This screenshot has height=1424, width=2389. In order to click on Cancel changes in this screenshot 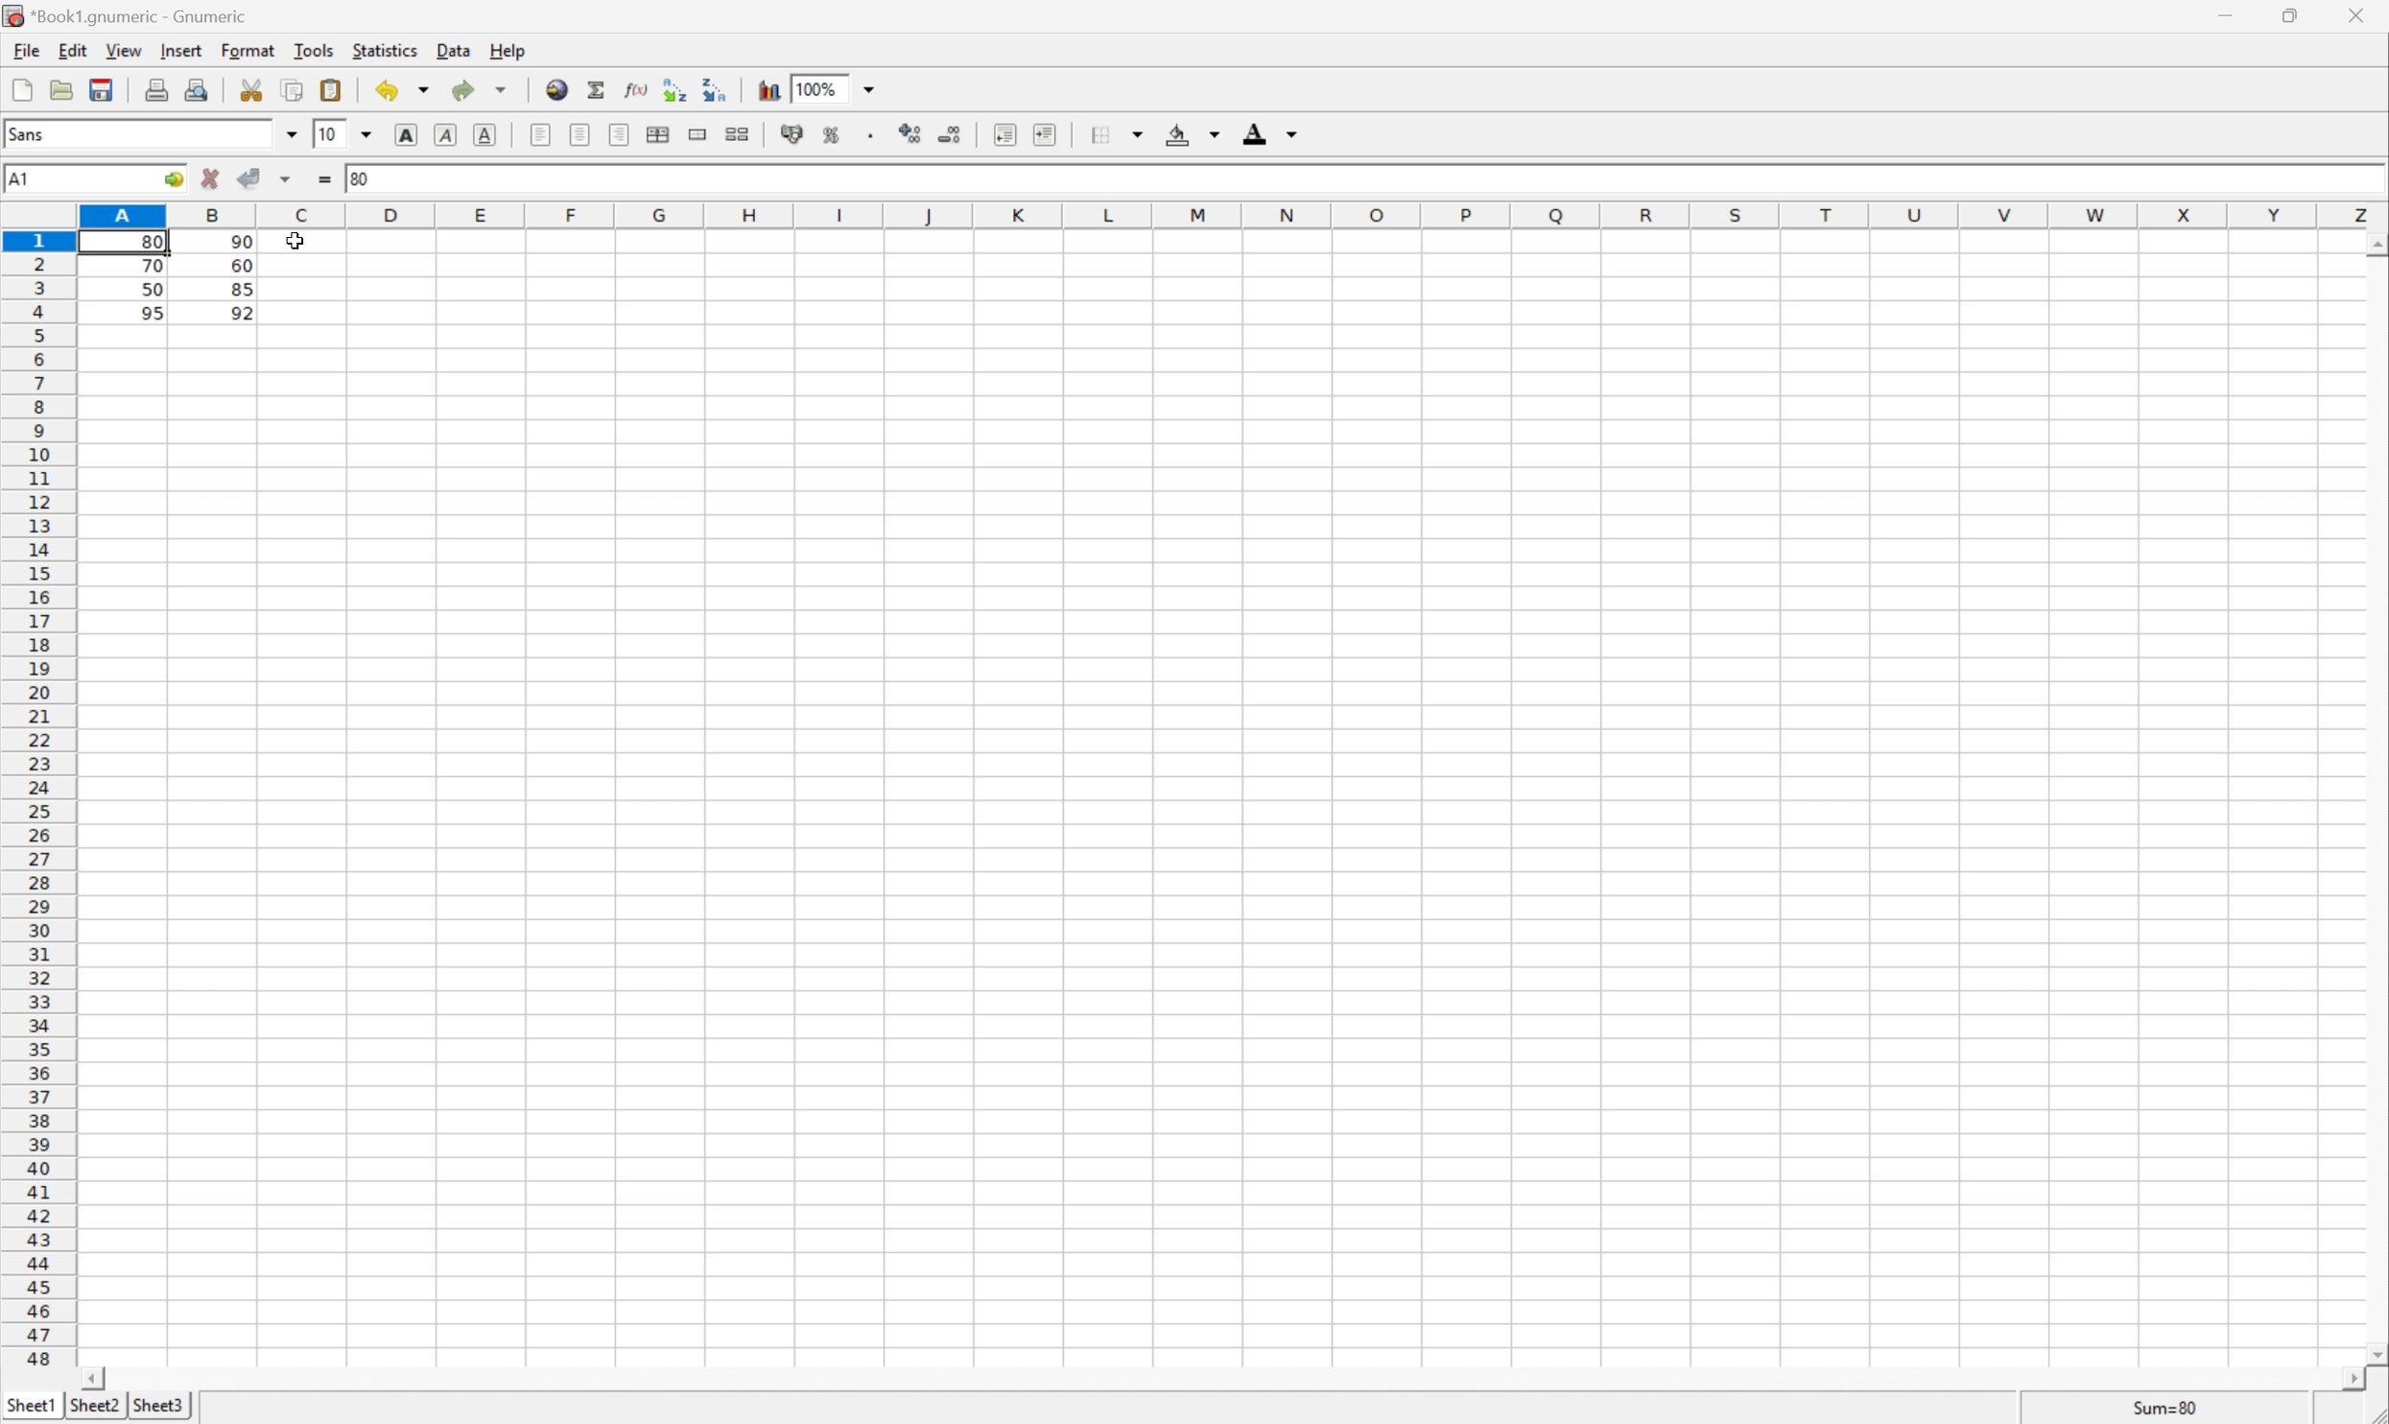, I will do `click(211, 179)`.